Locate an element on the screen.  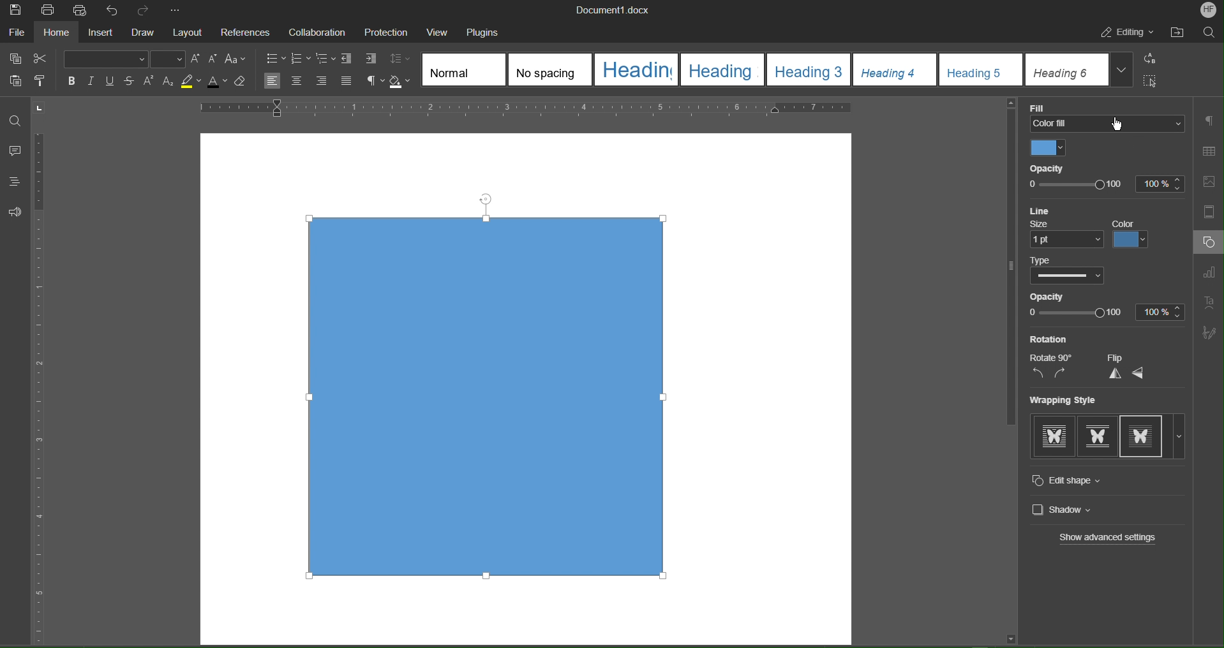
Erase Style is located at coordinates (241, 82).